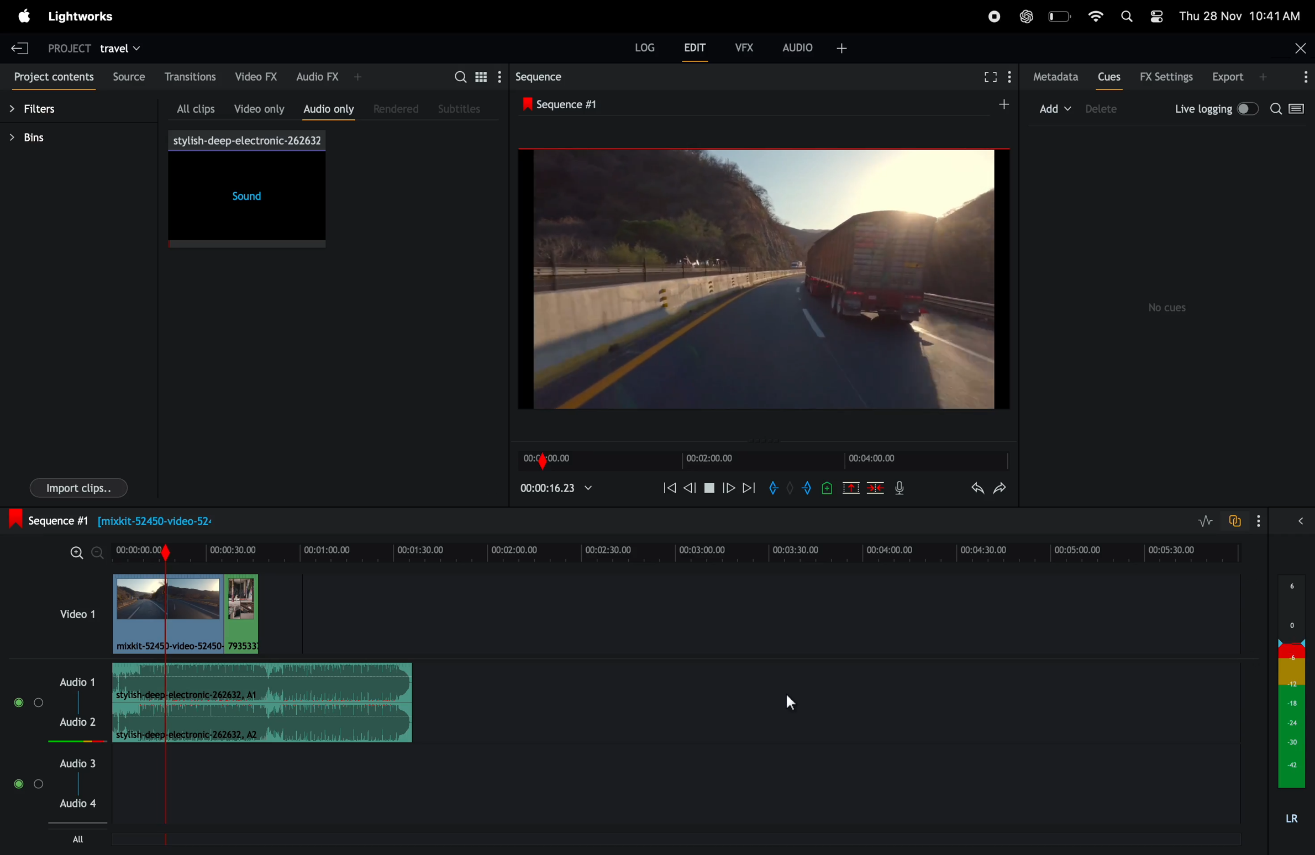  Describe the element at coordinates (244, 201) in the screenshot. I see `sound` at that location.